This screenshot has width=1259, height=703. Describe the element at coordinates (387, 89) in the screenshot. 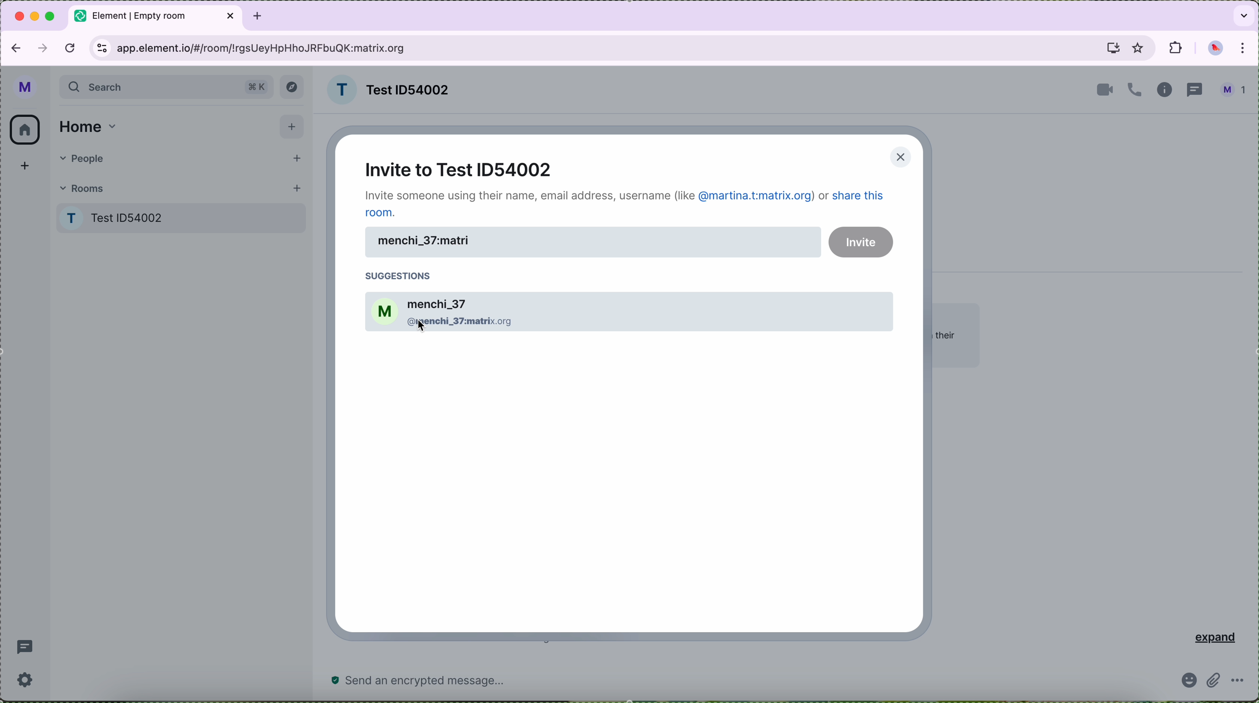

I see `room name` at that location.